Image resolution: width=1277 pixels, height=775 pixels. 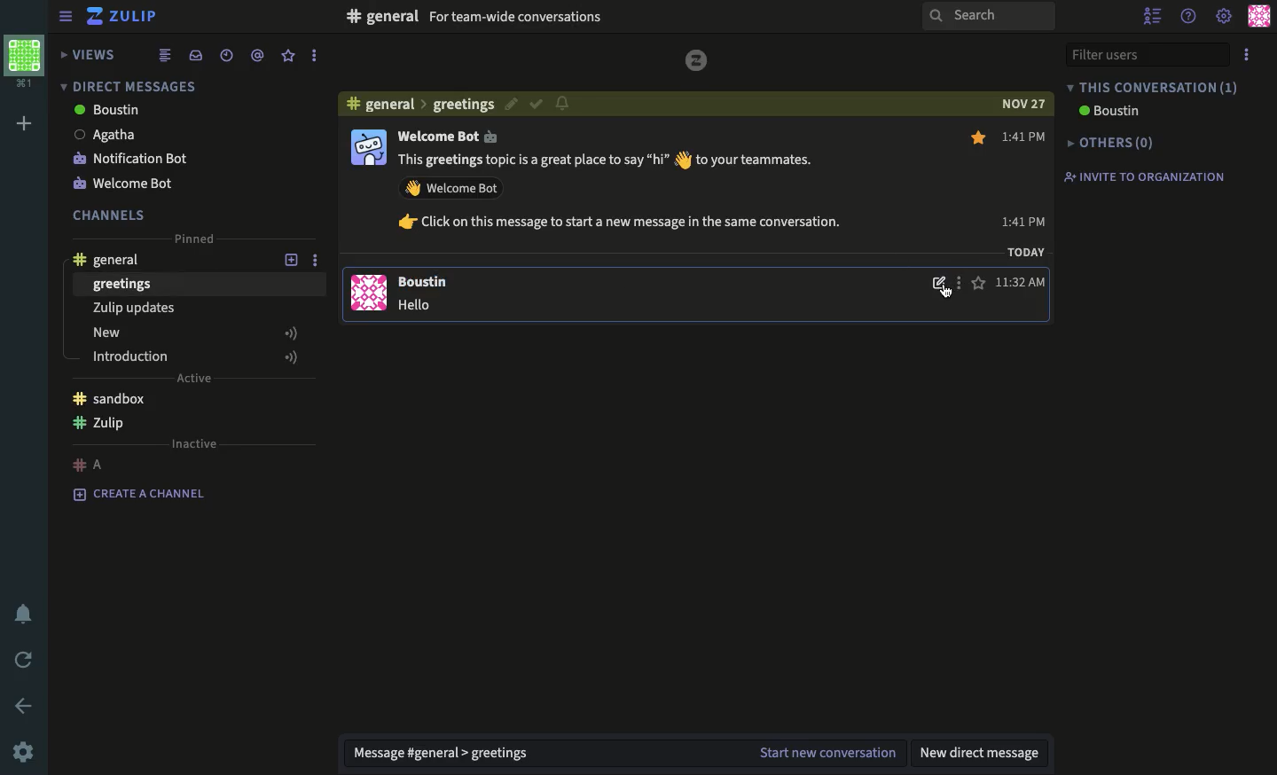 What do you see at coordinates (1225, 18) in the screenshot?
I see `settings` at bounding box center [1225, 18].